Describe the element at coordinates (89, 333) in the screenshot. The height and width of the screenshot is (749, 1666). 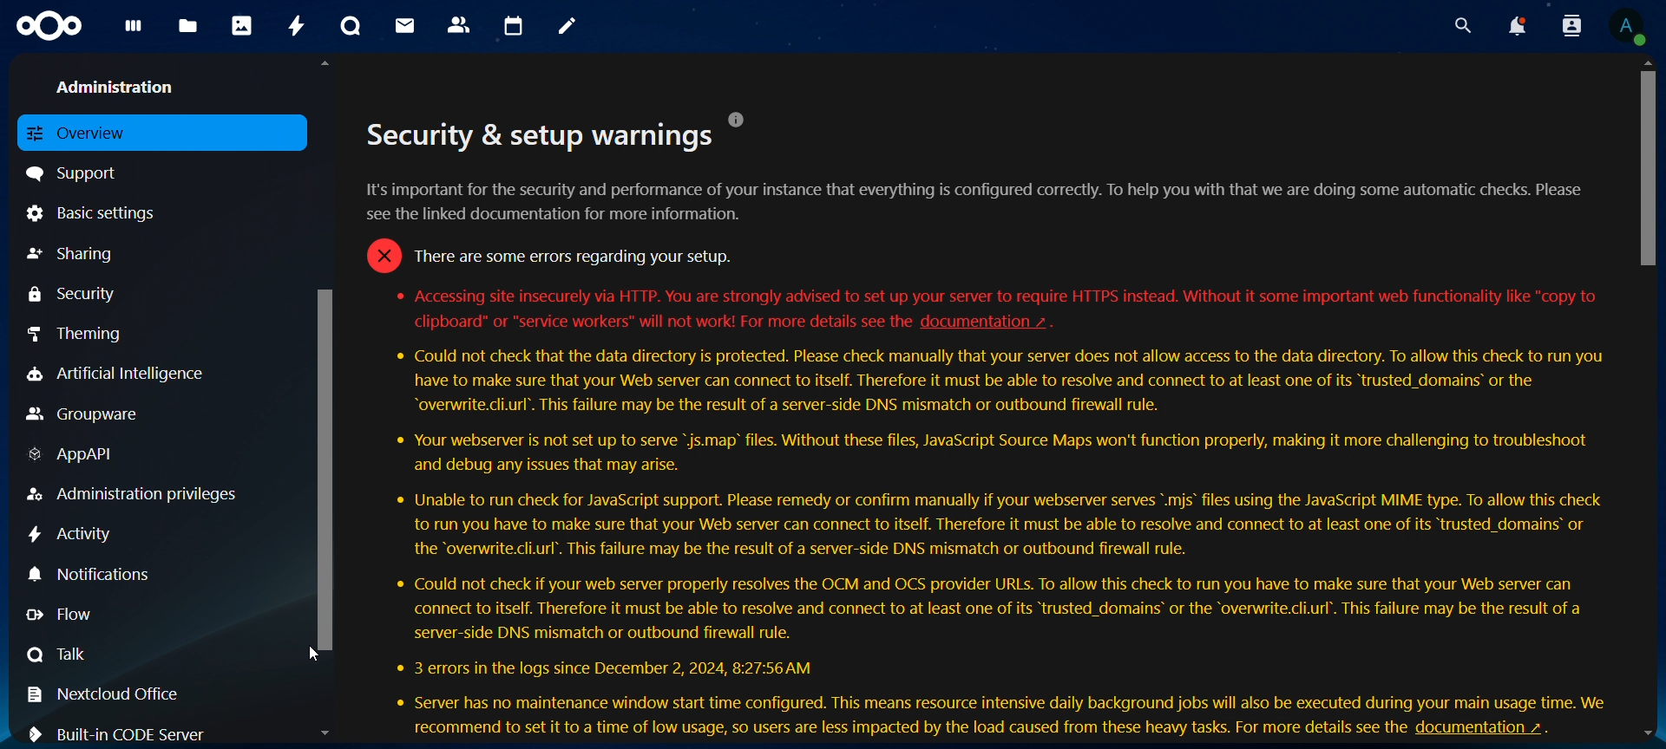
I see `theming` at that location.